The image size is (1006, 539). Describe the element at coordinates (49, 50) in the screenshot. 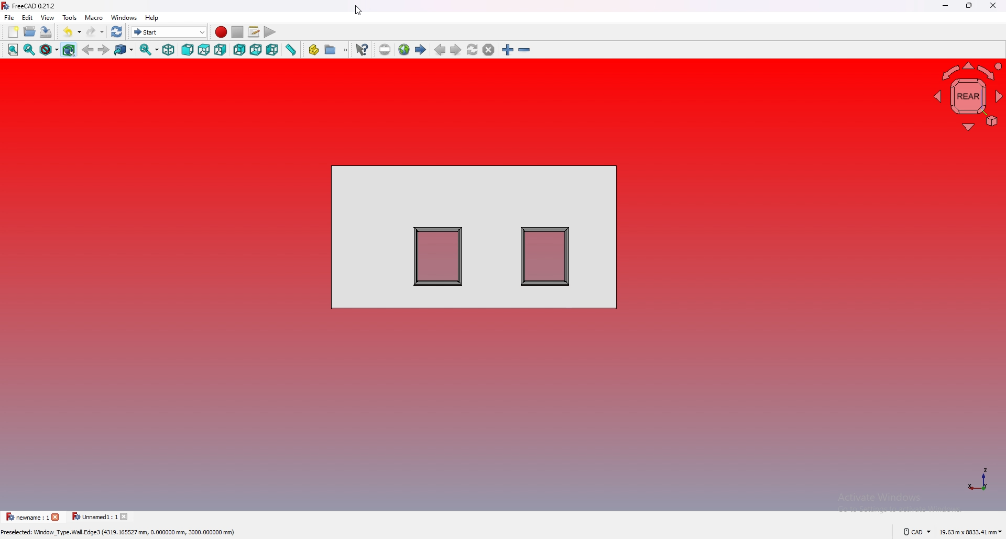

I see `draw style` at that location.